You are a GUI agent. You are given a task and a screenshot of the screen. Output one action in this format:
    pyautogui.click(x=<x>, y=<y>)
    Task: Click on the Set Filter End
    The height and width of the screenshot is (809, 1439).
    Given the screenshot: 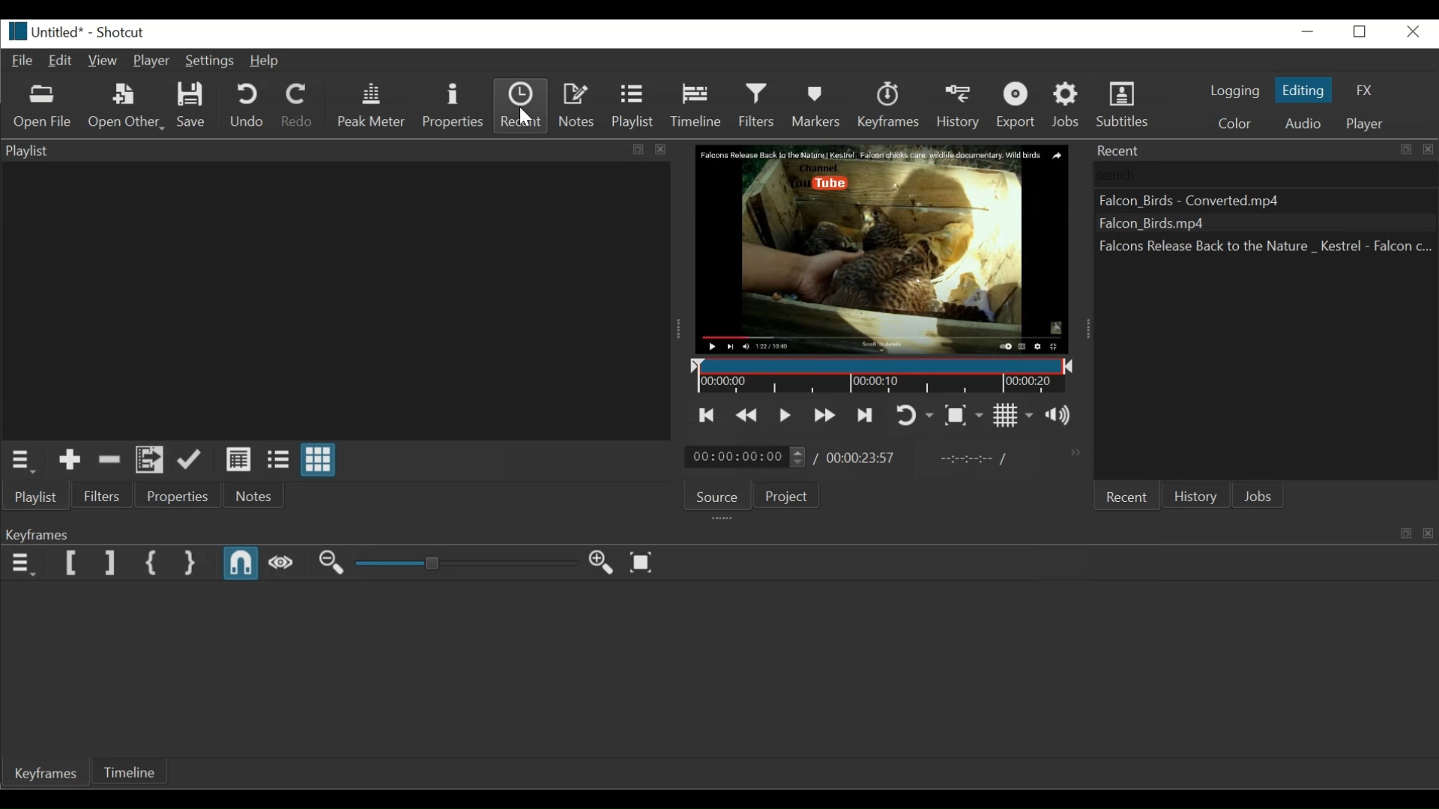 What is the action you would take?
    pyautogui.click(x=110, y=563)
    